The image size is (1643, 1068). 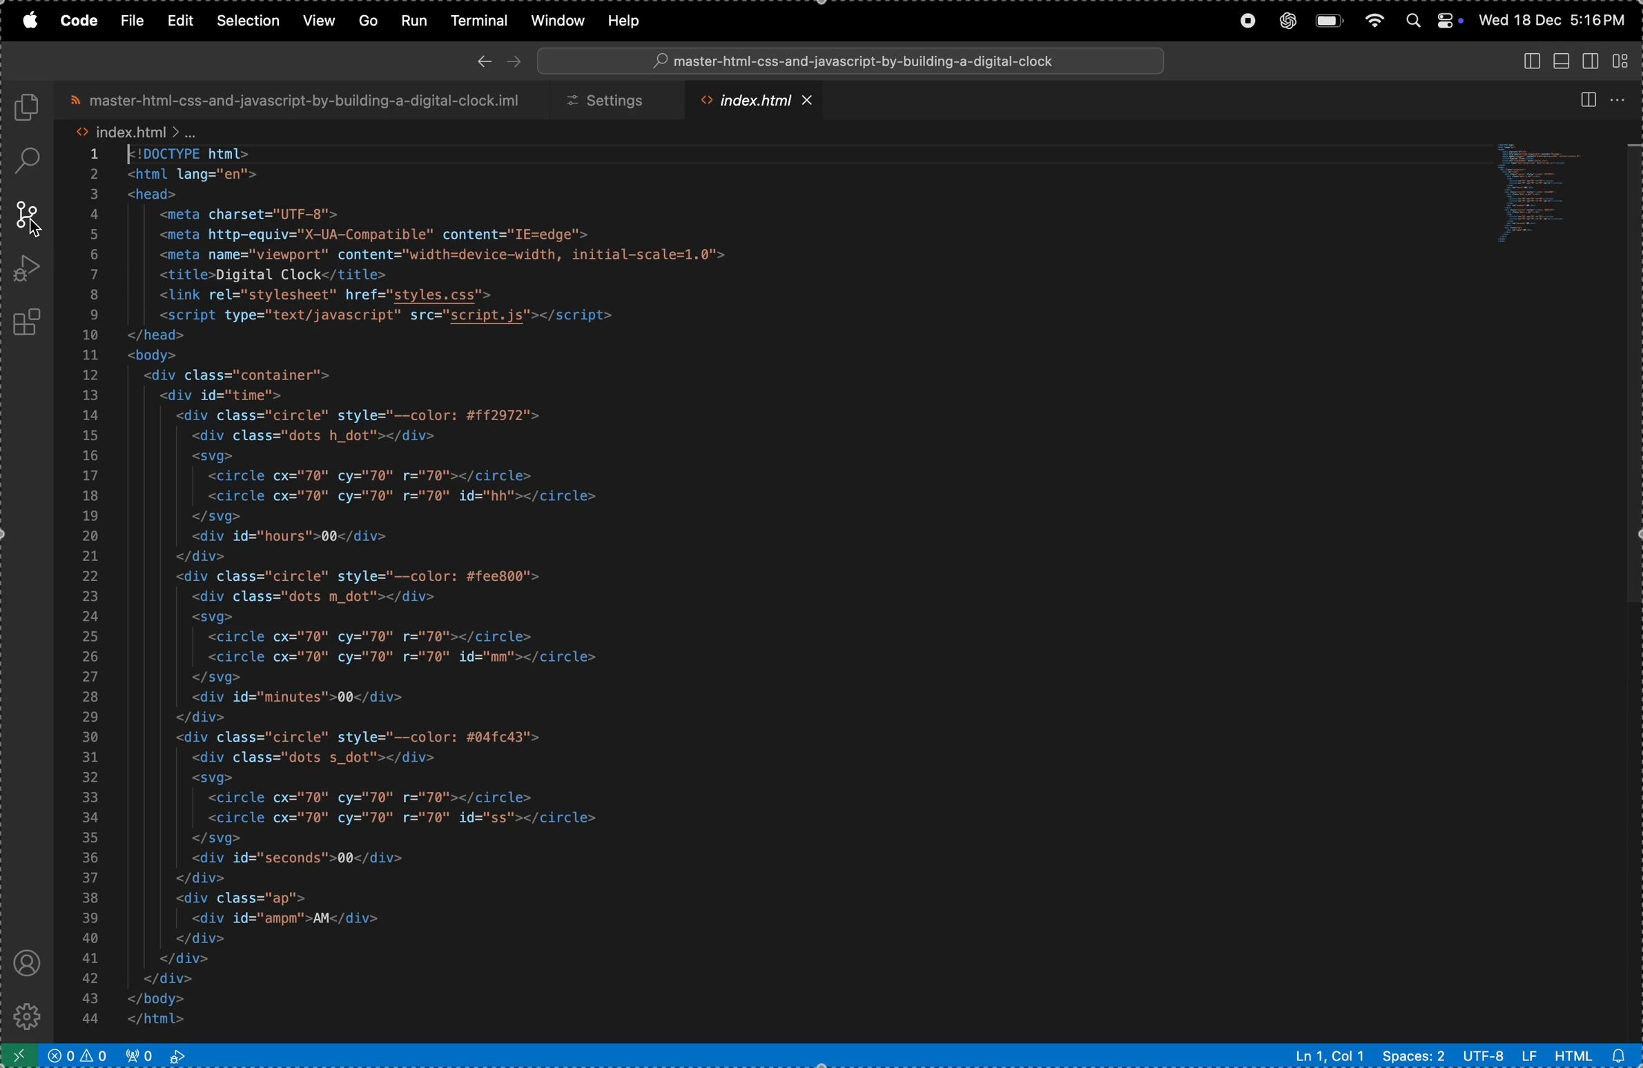 What do you see at coordinates (311, 597) in the screenshot?
I see `<div class="dots m_dot"></div>` at bounding box center [311, 597].